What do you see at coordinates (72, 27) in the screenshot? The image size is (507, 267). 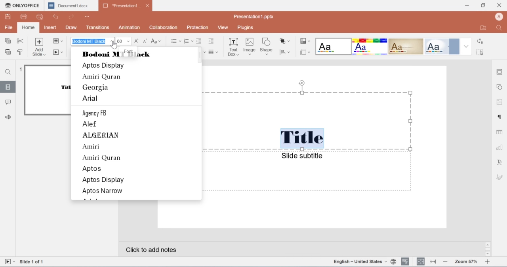 I see `draw` at bounding box center [72, 27].